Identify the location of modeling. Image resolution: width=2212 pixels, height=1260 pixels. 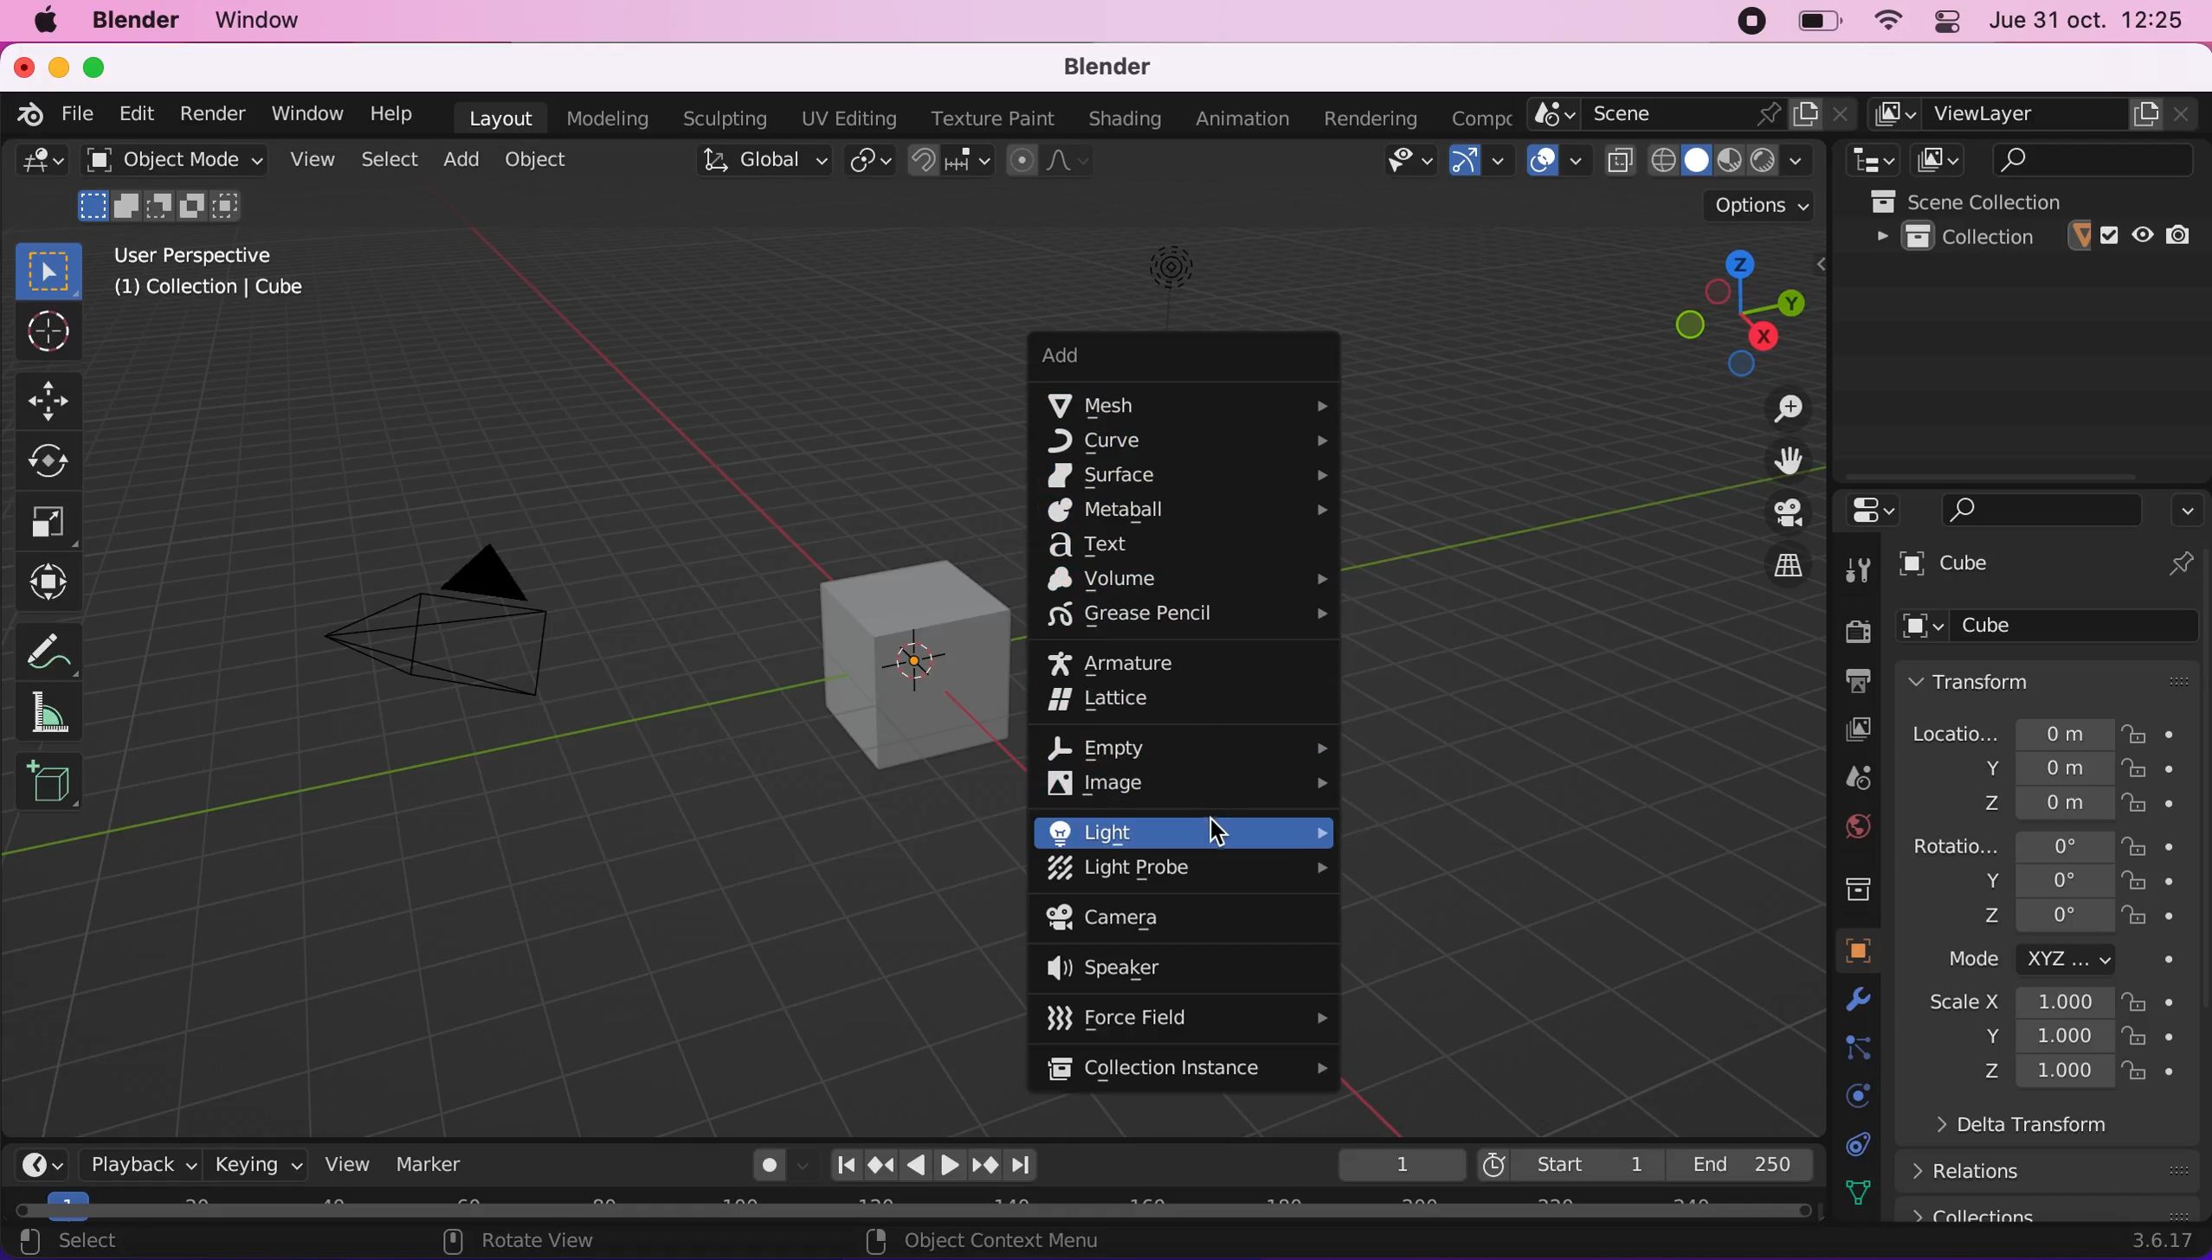
(603, 117).